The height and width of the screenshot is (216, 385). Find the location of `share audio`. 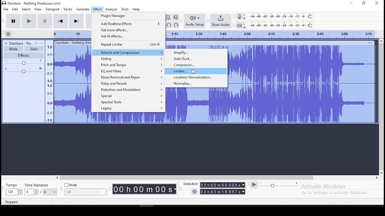

share audio is located at coordinates (221, 20).